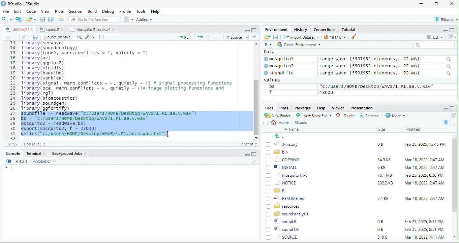 The image size is (459, 243). I want to click on | SOURCE, so click(286, 229).